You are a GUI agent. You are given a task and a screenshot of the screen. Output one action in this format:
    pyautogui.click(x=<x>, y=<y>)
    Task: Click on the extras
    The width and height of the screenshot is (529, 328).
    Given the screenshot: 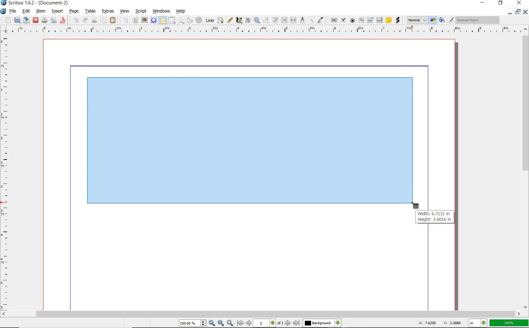 What is the action you would take?
    pyautogui.click(x=107, y=11)
    